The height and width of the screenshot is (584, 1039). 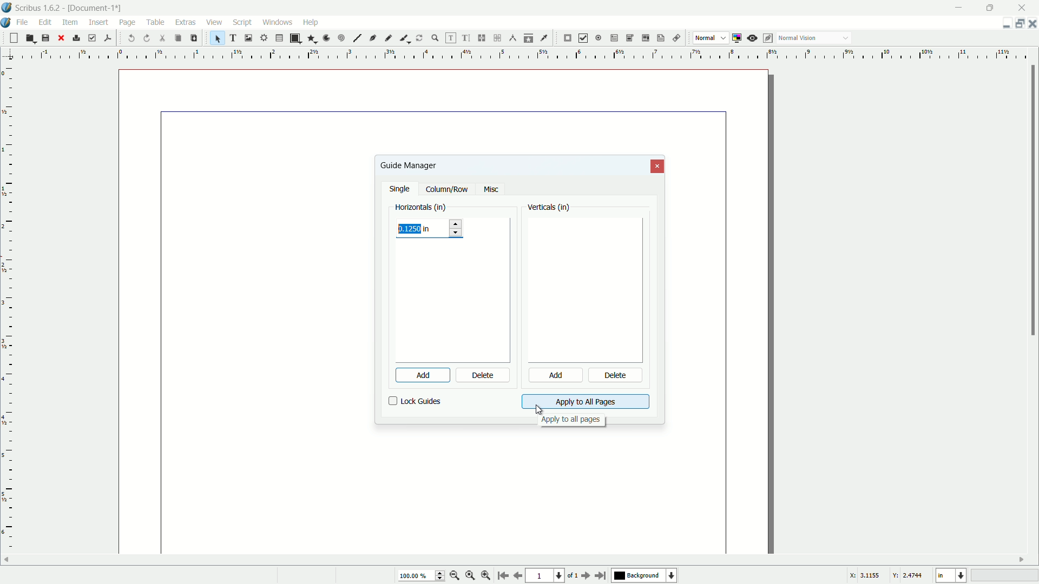 I want to click on save as pdf, so click(x=108, y=37).